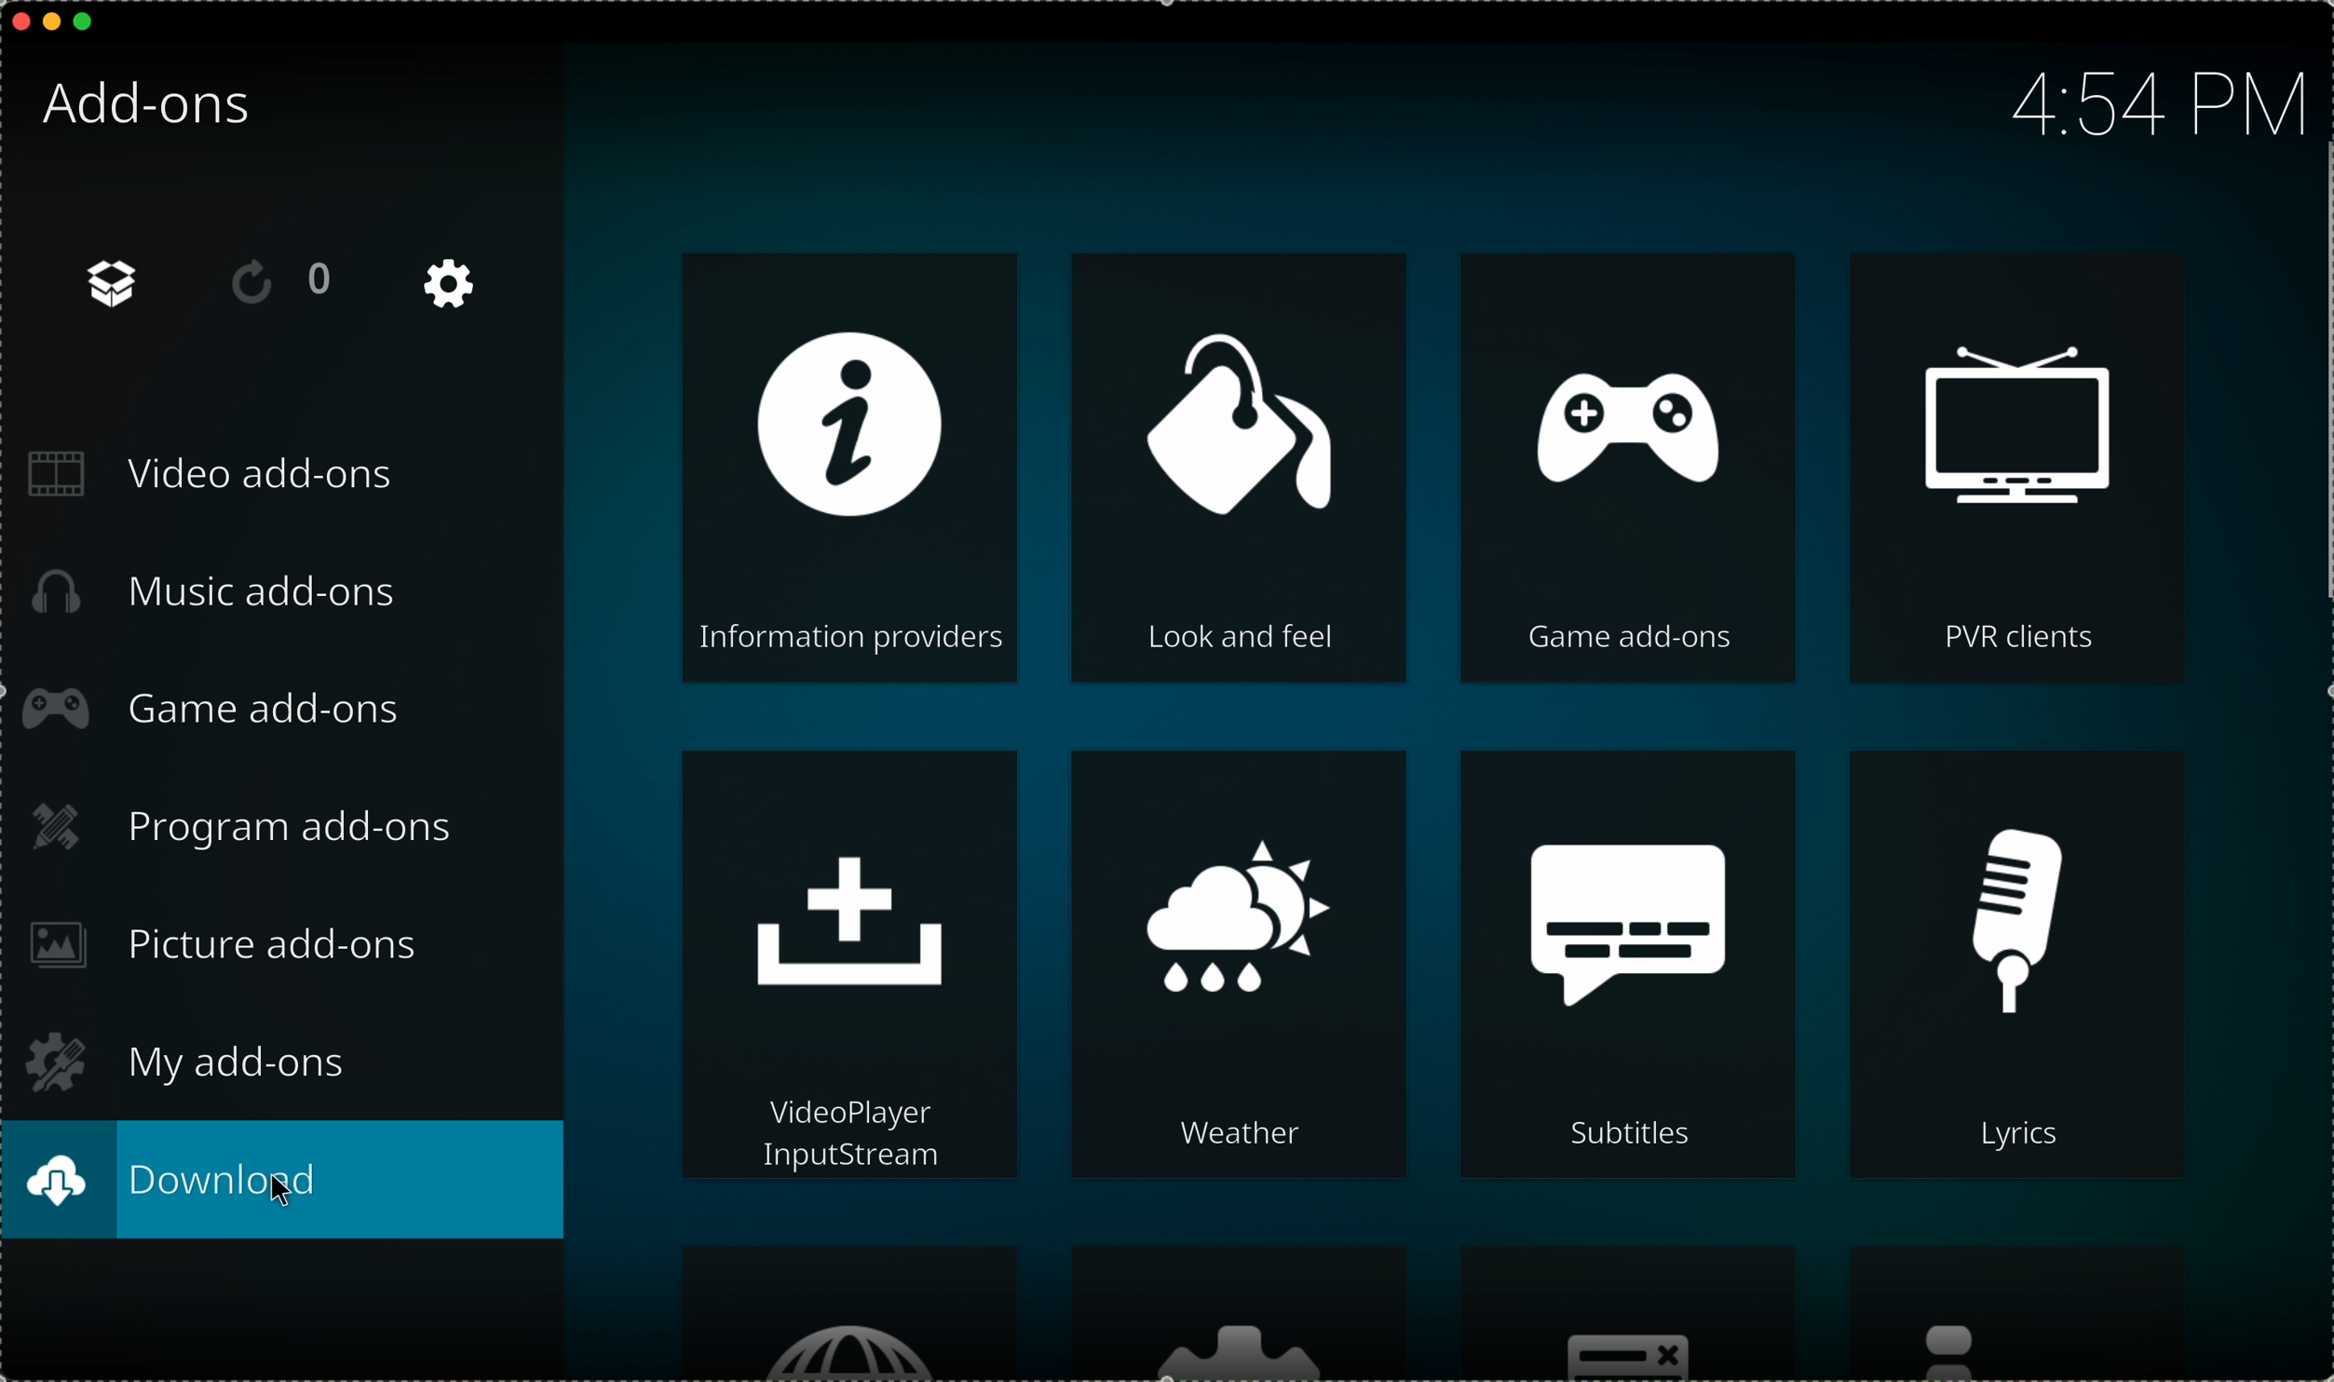 This screenshot has width=2334, height=1382. Describe the element at coordinates (2023, 967) in the screenshot. I see `lyrics` at that location.